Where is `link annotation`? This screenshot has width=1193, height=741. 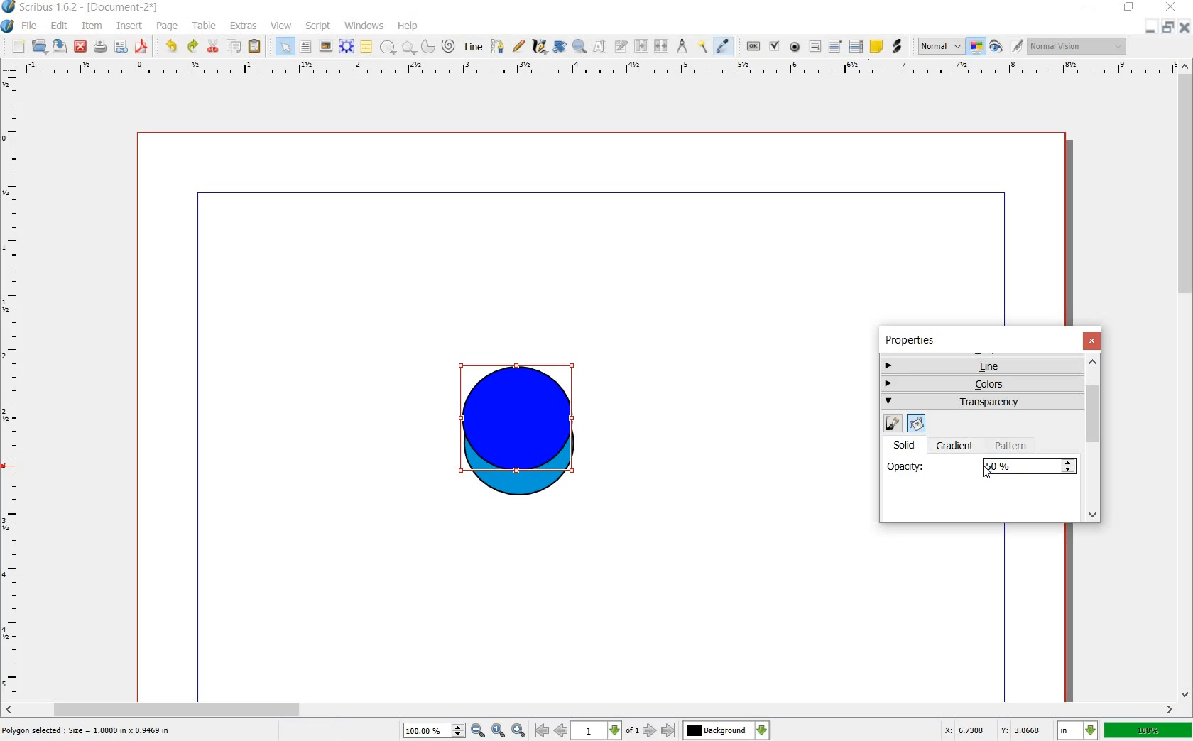
link annotation is located at coordinates (897, 45).